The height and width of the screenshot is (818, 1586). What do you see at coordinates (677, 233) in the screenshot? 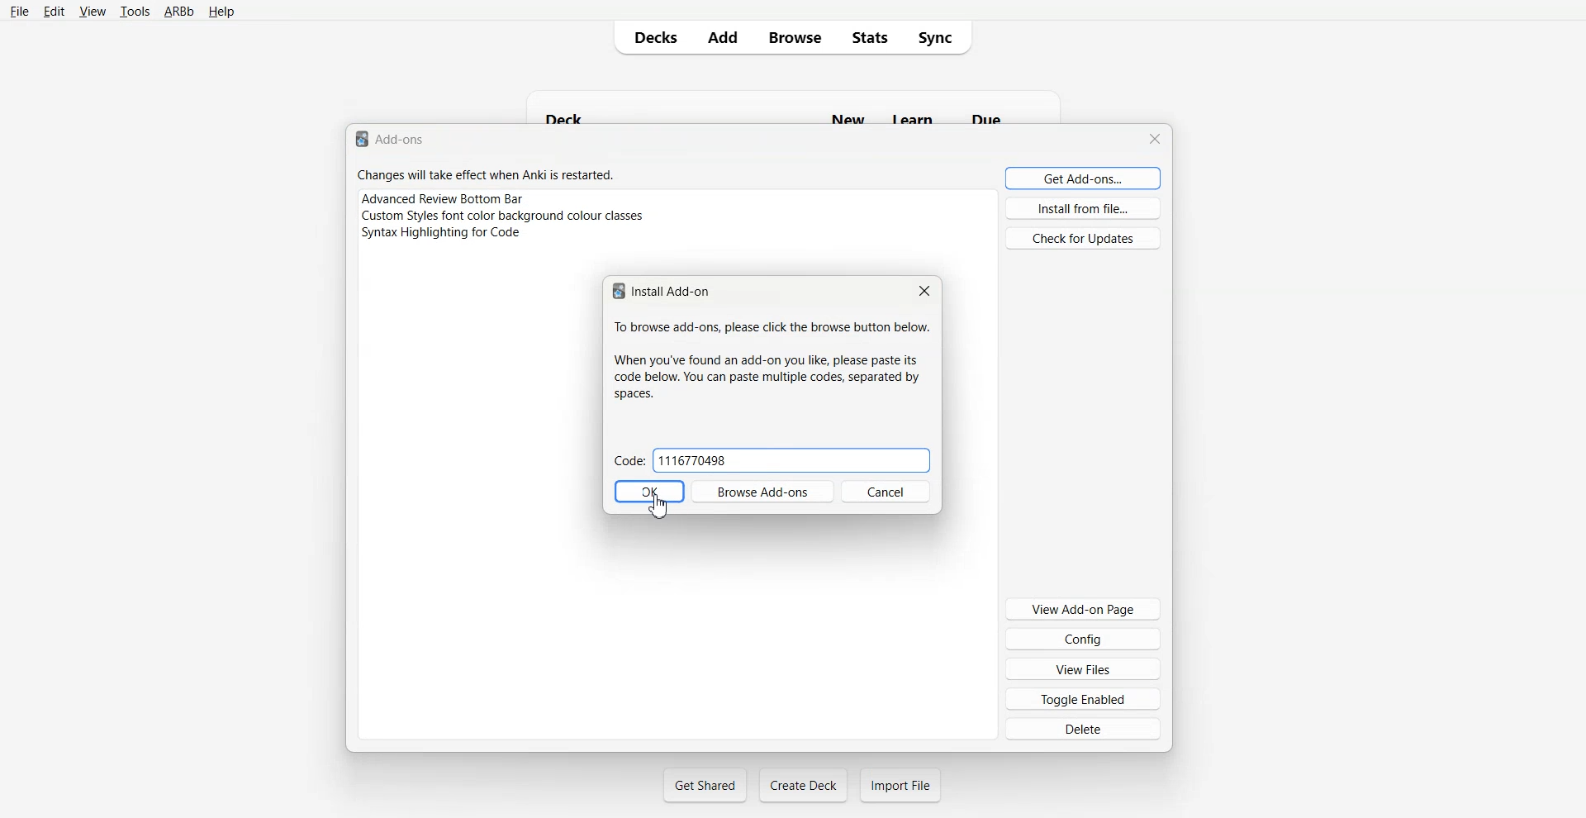
I see `Syntax Highlight for code` at bounding box center [677, 233].